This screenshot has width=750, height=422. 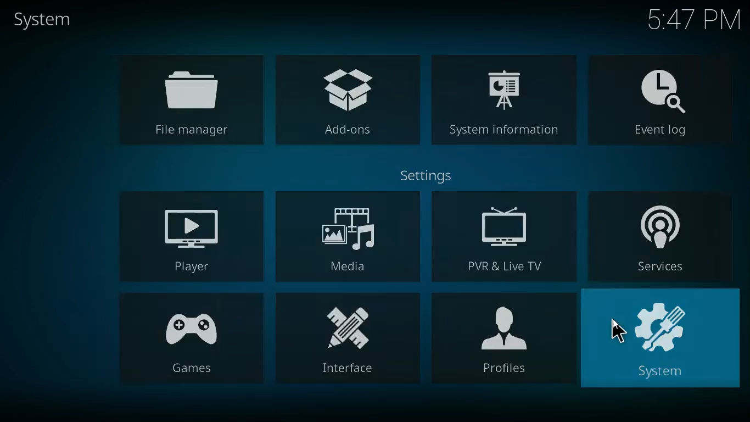 What do you see at coordinates (667, 237) in the screenshot?
I see `services` at bounding box center [667, 237].